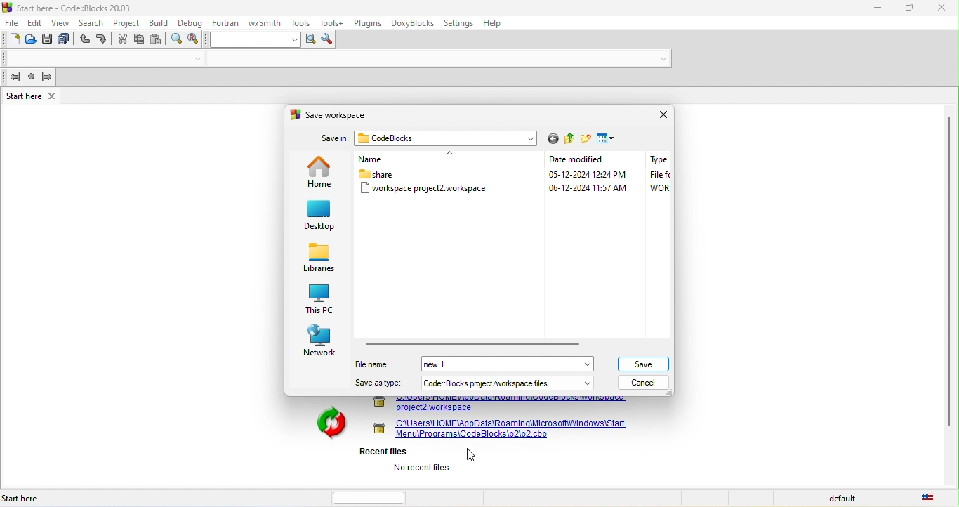 The image size is (959, 507). I want to click on maximize, so click(911, 9).